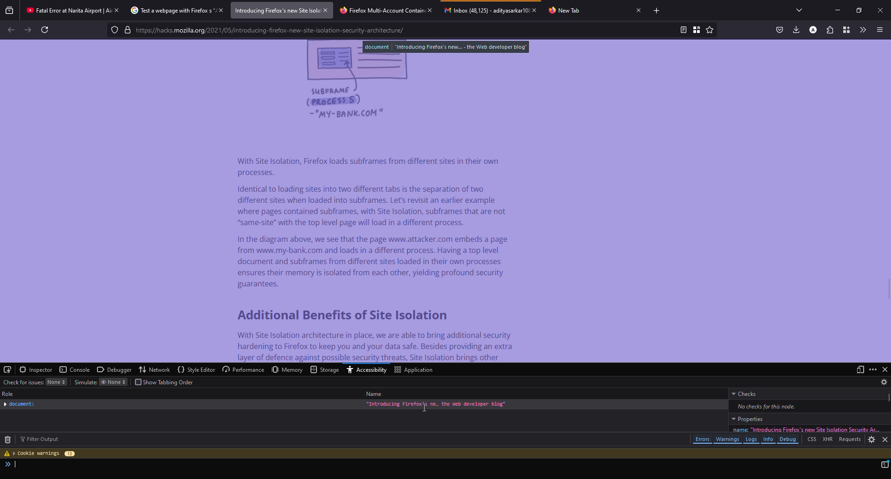 The height and width of the screenshot is (479, 891). What do you see at coordinates (766, 406) in the screenshot?
I see `no checks` at bounding box center [766, 406].